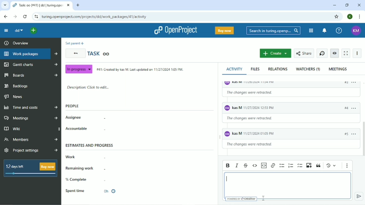 Image resolution: width=365 pixels, height=205 pixels. Describe the element at coordinates (245, 166) in the screenshot. I see `Strikethrough` at that location.